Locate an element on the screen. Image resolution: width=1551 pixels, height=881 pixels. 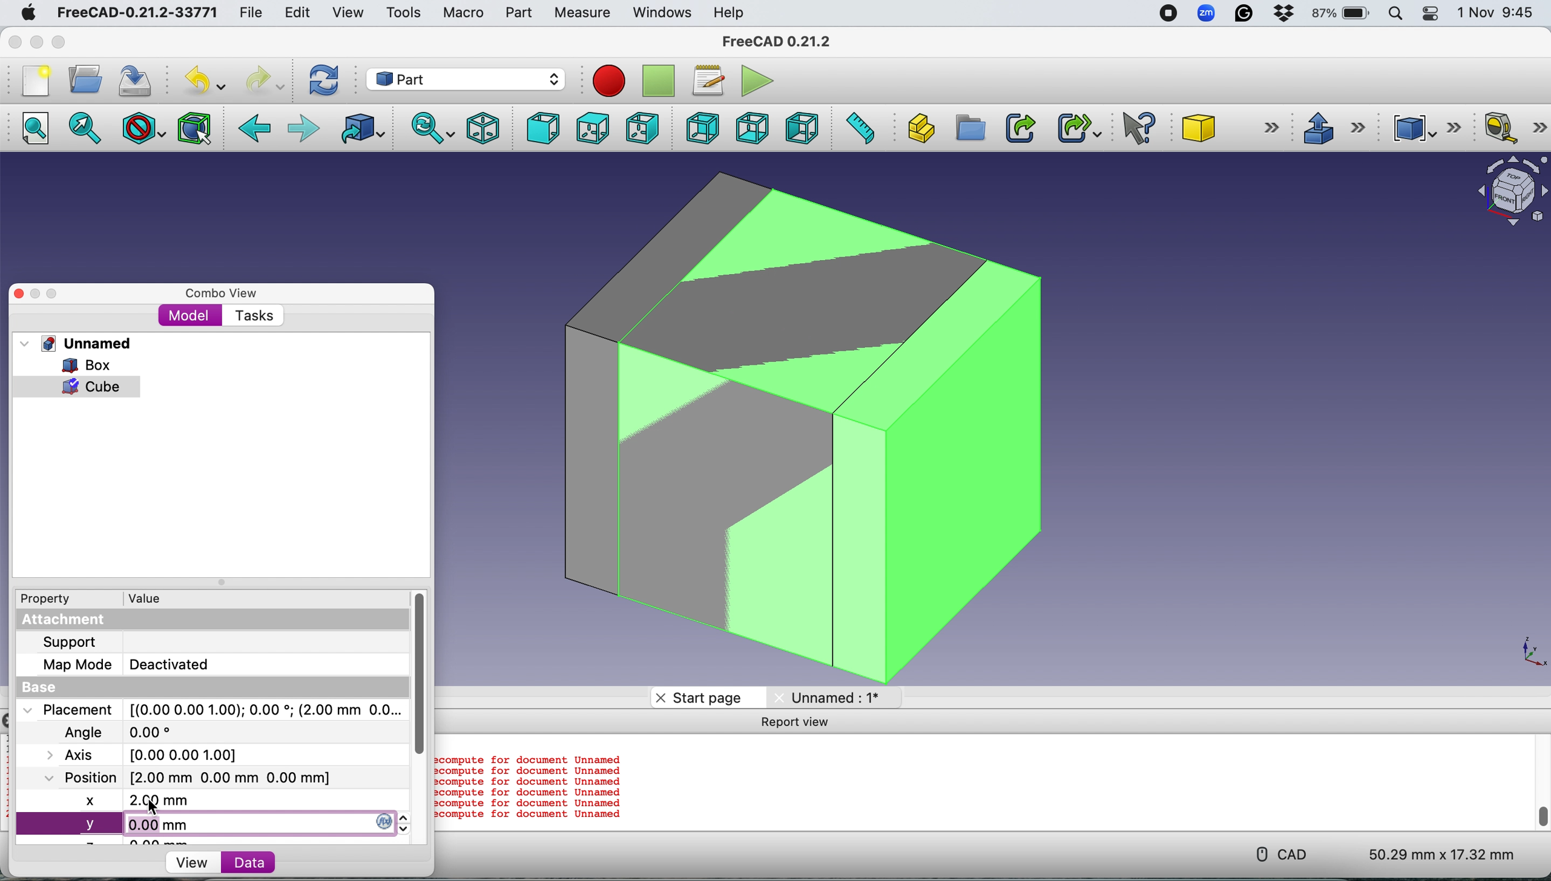
cursor is located at coordinates (154, 807).